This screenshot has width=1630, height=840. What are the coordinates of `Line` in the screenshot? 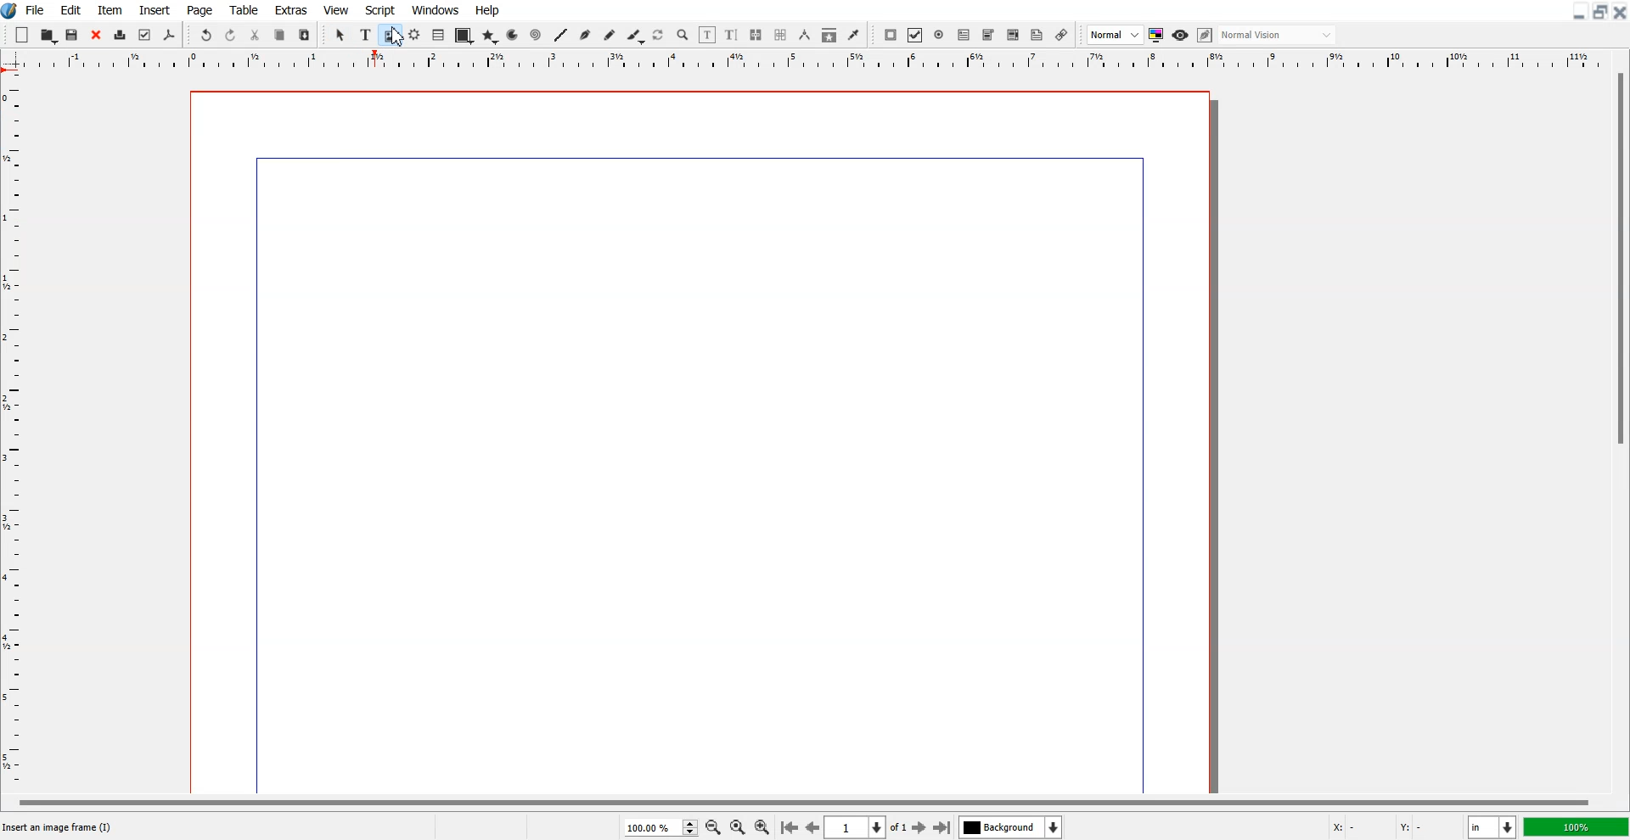 It's located at (561, 35).